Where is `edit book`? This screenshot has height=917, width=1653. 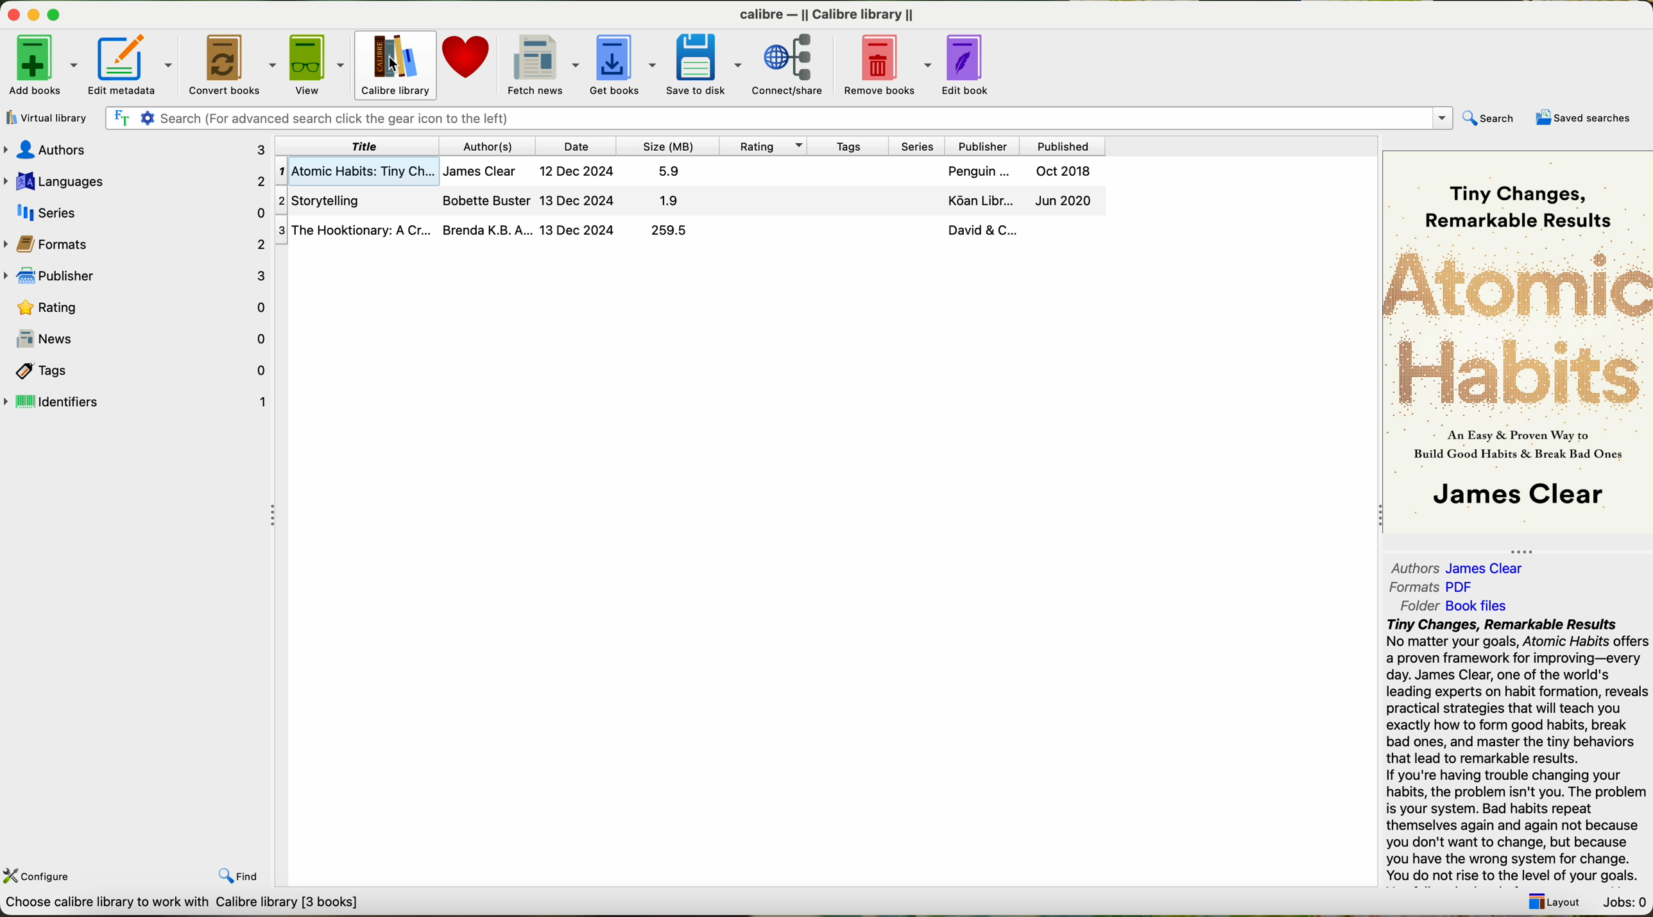 edit book is located at coordinates (971, 62).